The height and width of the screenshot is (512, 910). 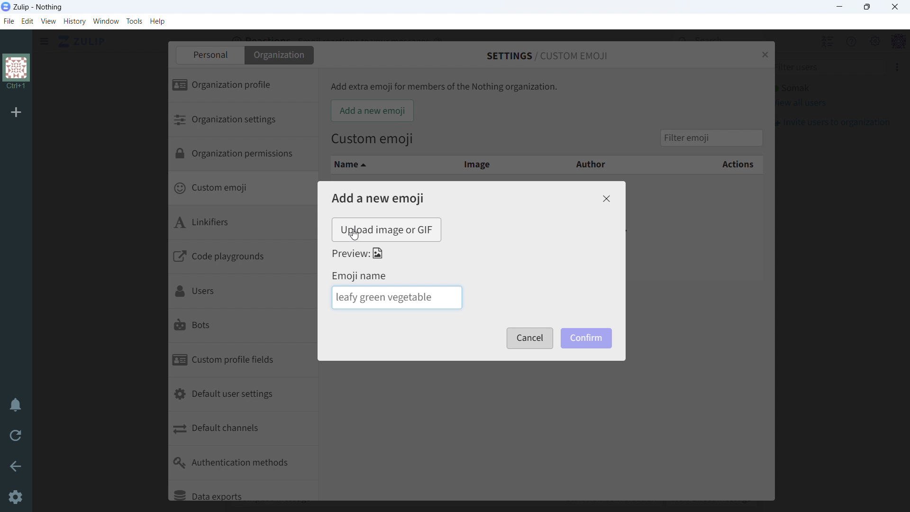 I want to click on emoji name, so click(x=398, y=298).